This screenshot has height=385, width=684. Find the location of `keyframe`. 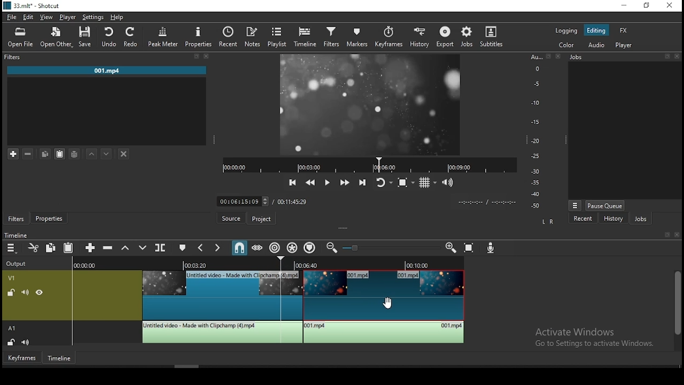

keyframe is located at coordinates (21, 359).